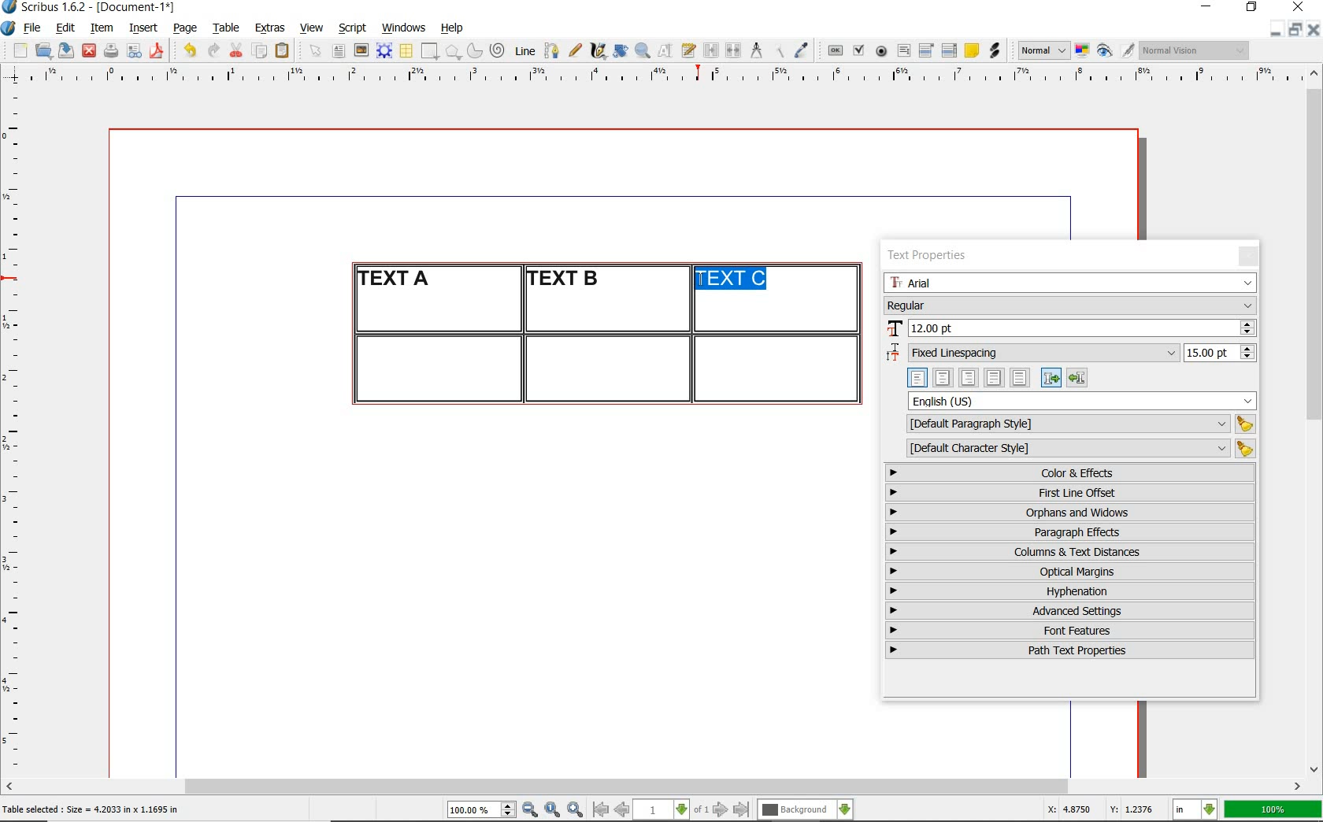 This screenshot has width=1323, height=822. I want to click on zoom in or zoom out, so click(643, 50).